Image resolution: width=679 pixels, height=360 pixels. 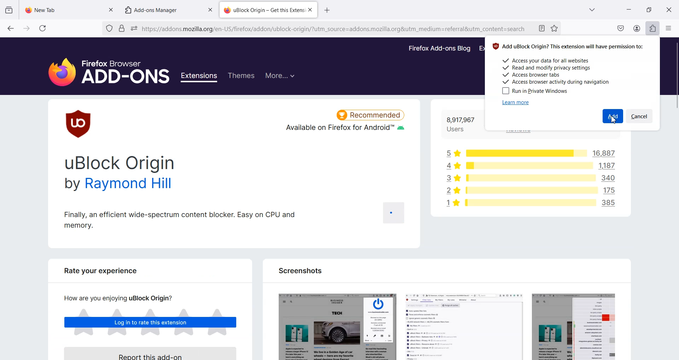 I want to click on More, so click(x=280, y=75).